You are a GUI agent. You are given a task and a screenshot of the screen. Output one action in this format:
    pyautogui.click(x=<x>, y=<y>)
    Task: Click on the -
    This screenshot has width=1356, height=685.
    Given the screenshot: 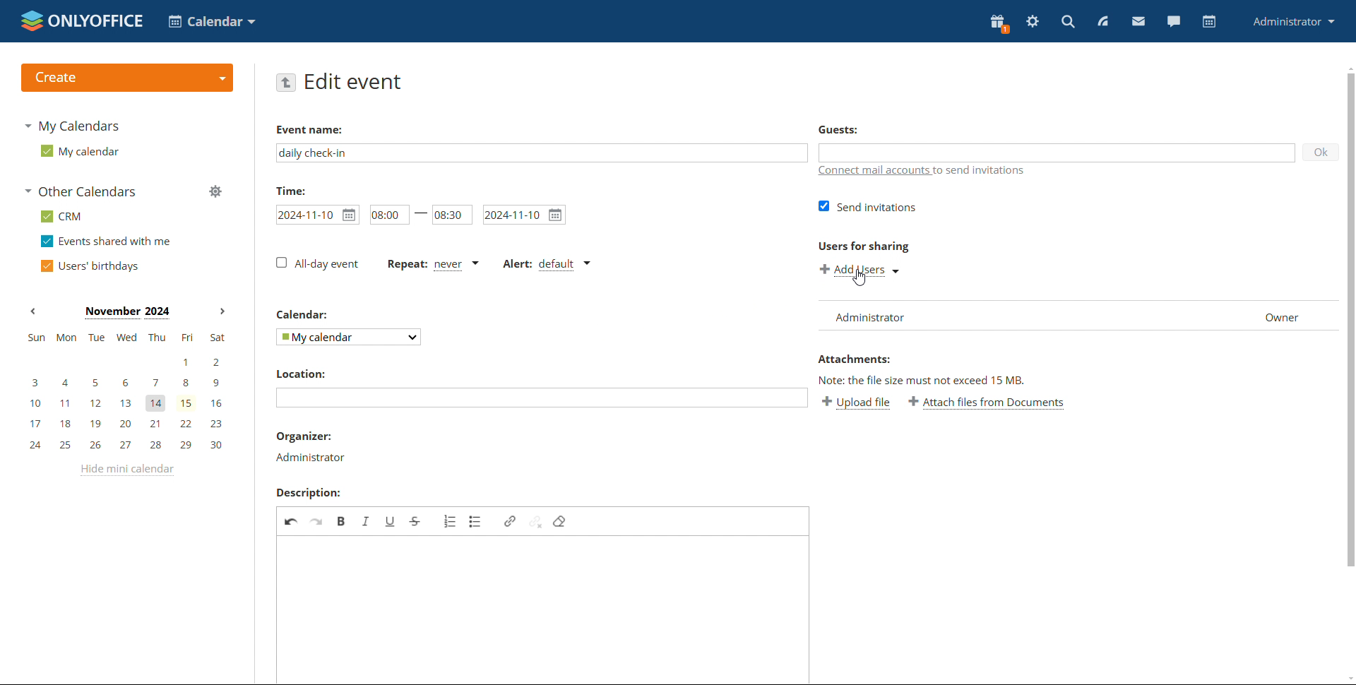 What is the action you would take?
    pyautogui.click(x=419, y=212)
    